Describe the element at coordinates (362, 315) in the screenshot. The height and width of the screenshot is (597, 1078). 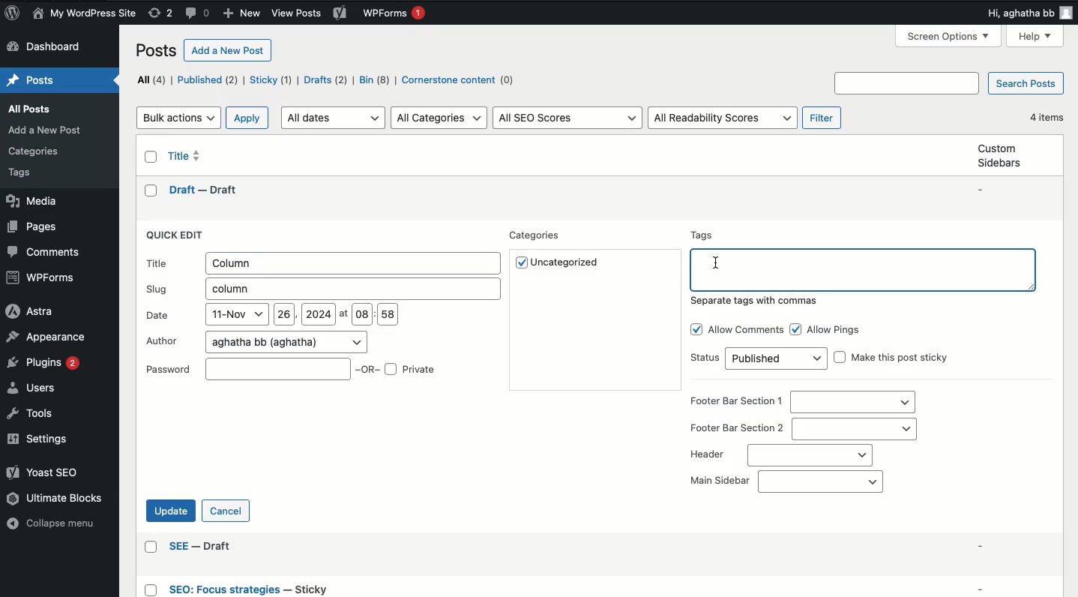
I see `08` at that location.